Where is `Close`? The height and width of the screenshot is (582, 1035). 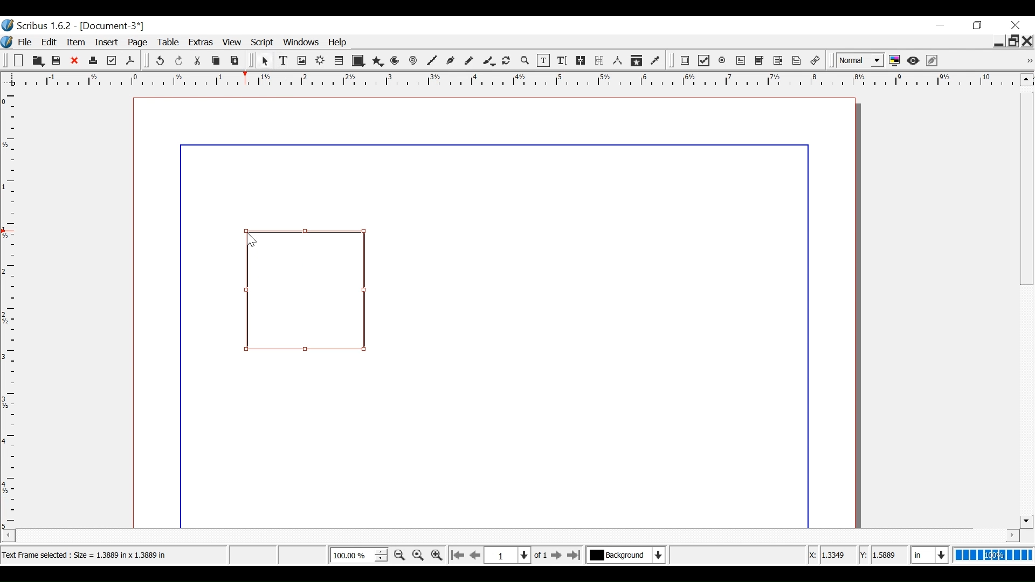
Close is located at coordinates (1017, 25).